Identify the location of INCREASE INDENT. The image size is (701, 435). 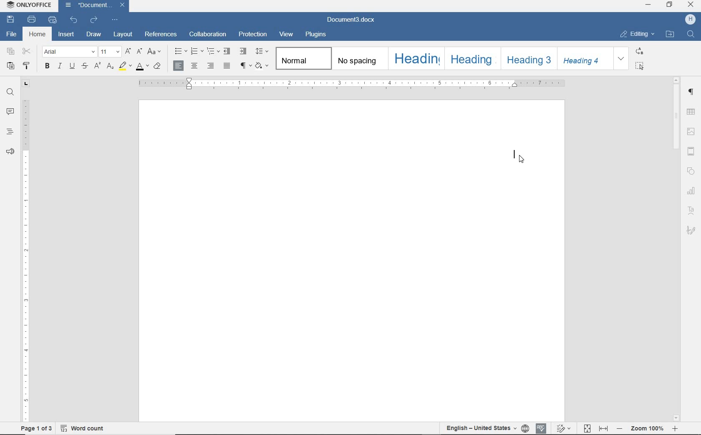
(243, 52).